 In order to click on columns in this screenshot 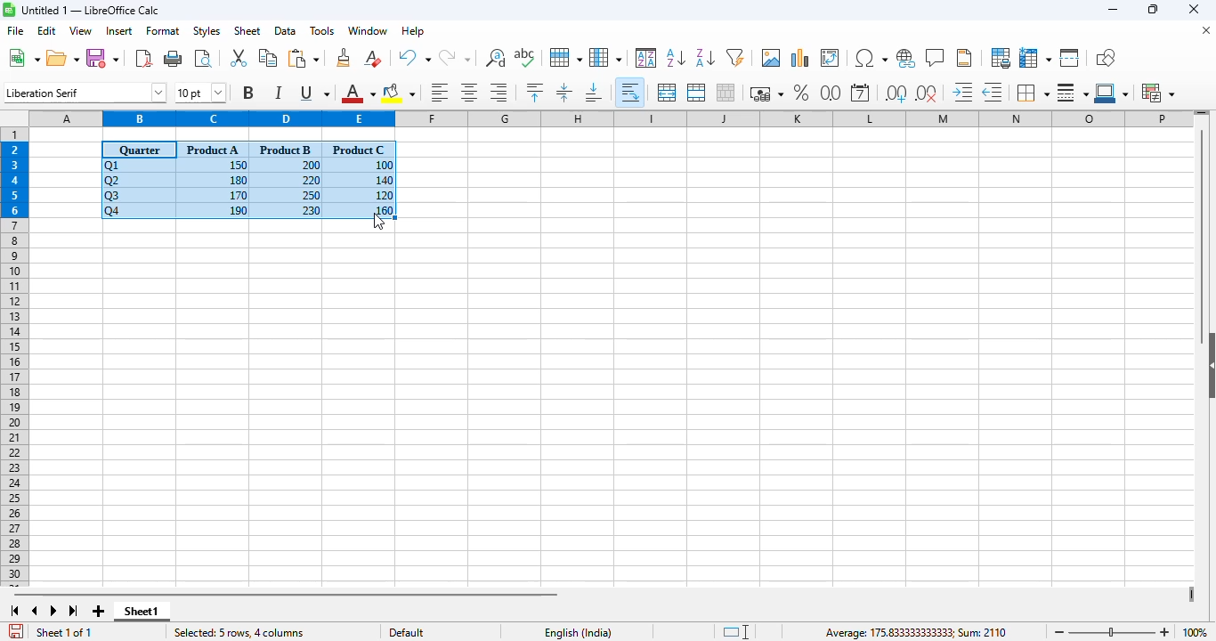, I will do `click(611, 118)`.